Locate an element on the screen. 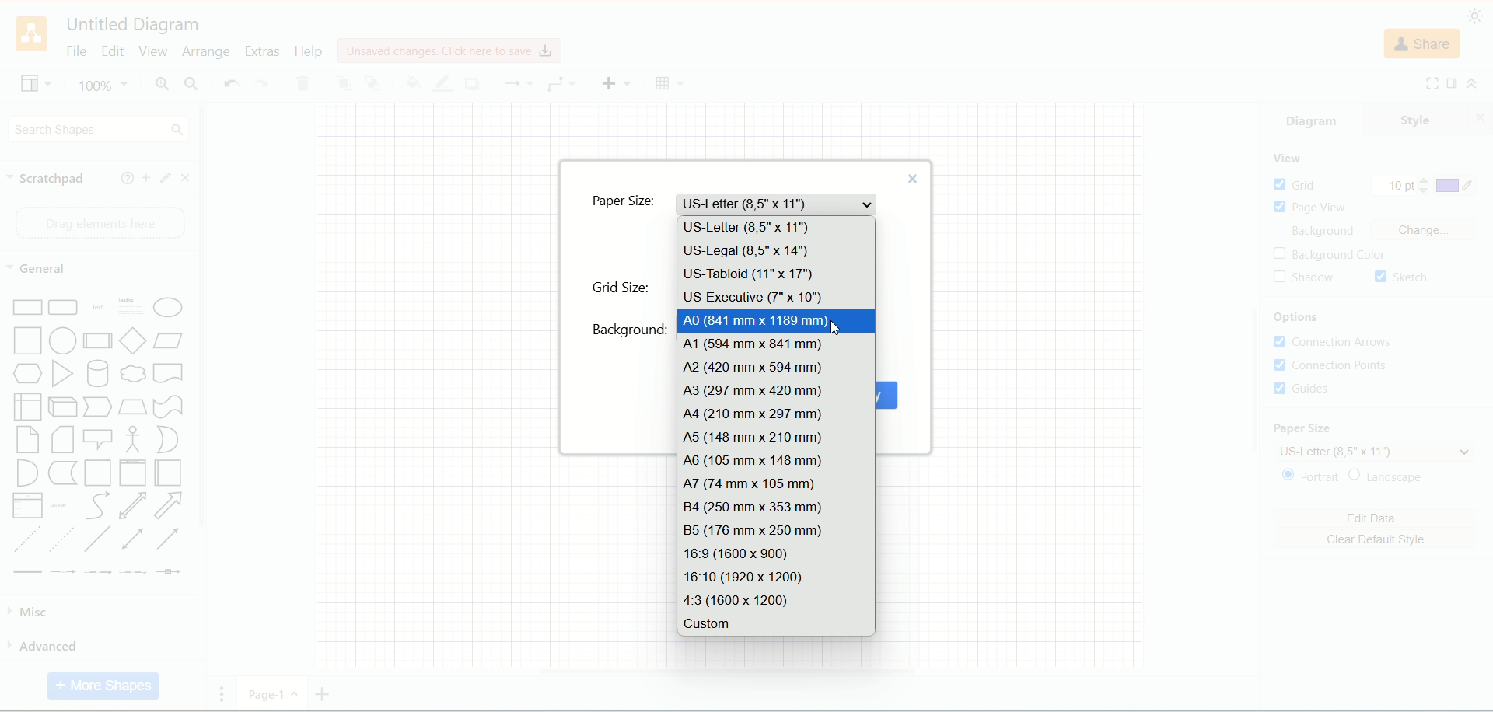 The image size is (1493, 712). fill color is located at coordinates (410, 82).